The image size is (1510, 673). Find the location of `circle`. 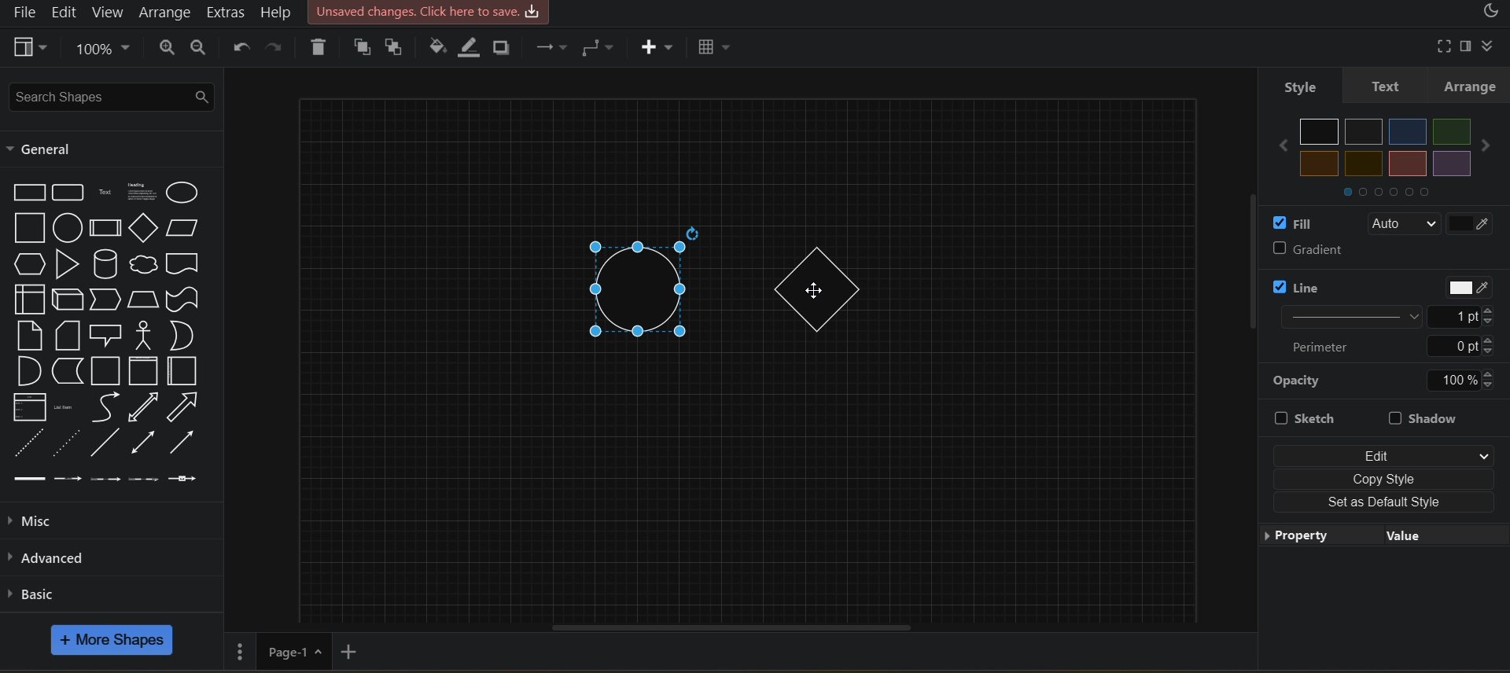

circle is located at coordinates (652, 281).